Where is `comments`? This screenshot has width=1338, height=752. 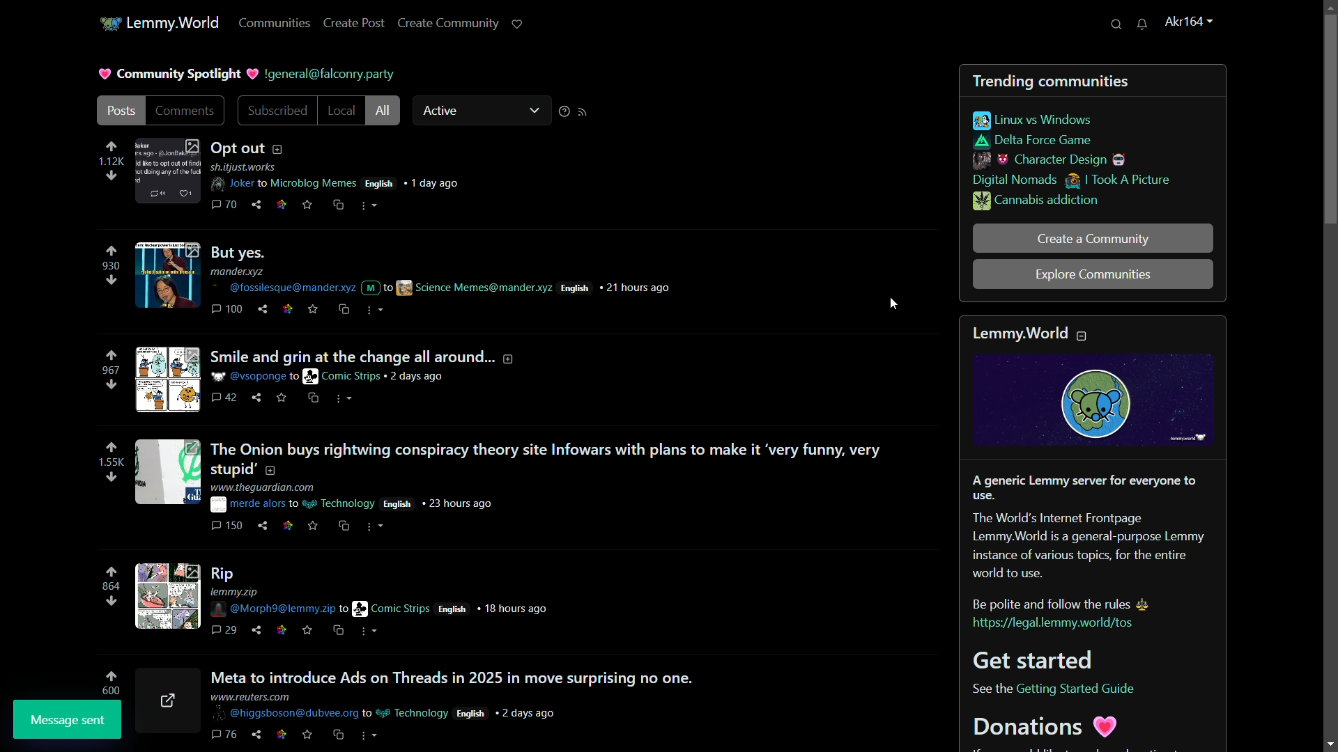 comments is located at coordinates (222, 202).